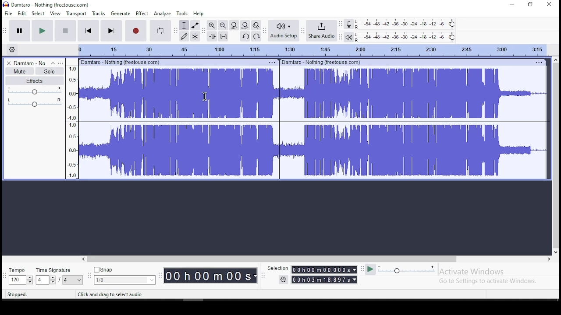 The image size is (561, 315). I want to click on effect, so click(142, 14).